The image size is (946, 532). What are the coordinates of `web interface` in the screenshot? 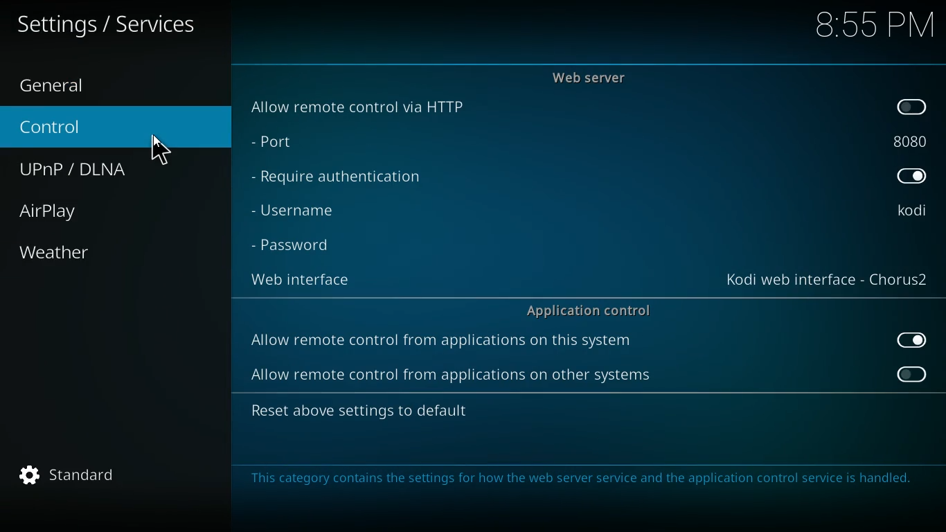 It's located at (308, 280).